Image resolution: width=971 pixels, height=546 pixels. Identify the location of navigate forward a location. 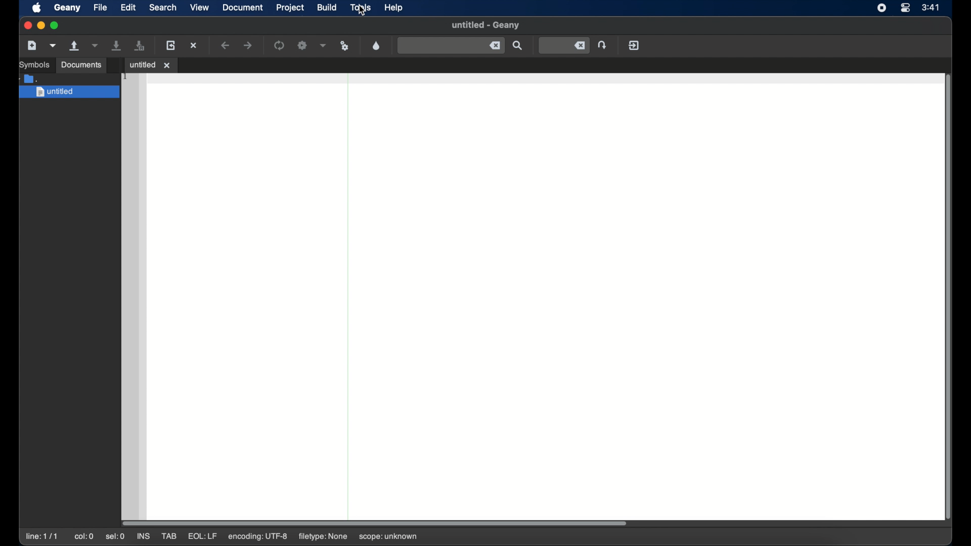
(248, 45).